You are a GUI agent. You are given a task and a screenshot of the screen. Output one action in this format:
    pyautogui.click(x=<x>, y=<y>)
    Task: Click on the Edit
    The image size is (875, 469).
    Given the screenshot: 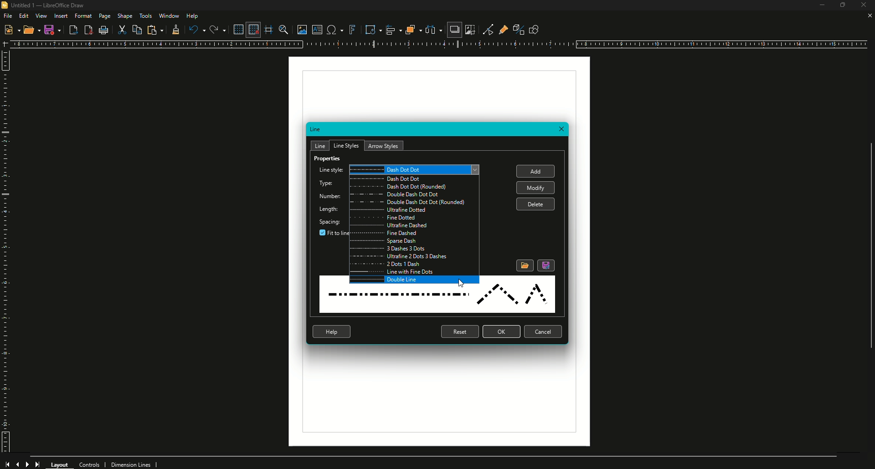 What is the action you would take?
    pyautogui.click(x=24, y=15)
    